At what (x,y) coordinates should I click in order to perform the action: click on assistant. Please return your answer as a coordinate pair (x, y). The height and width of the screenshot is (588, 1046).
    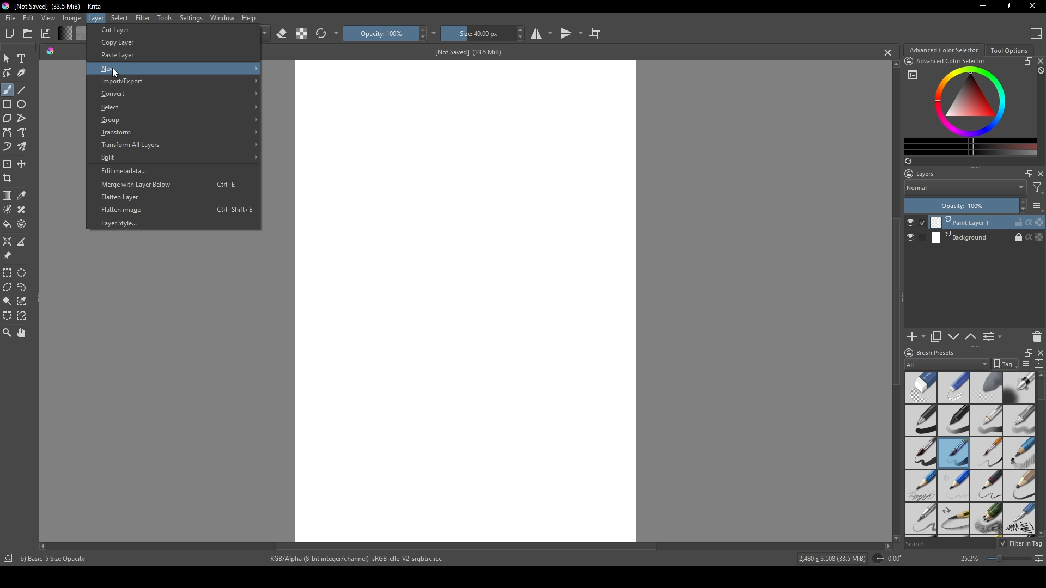
    Looking at the image, I should click on (8, 241).